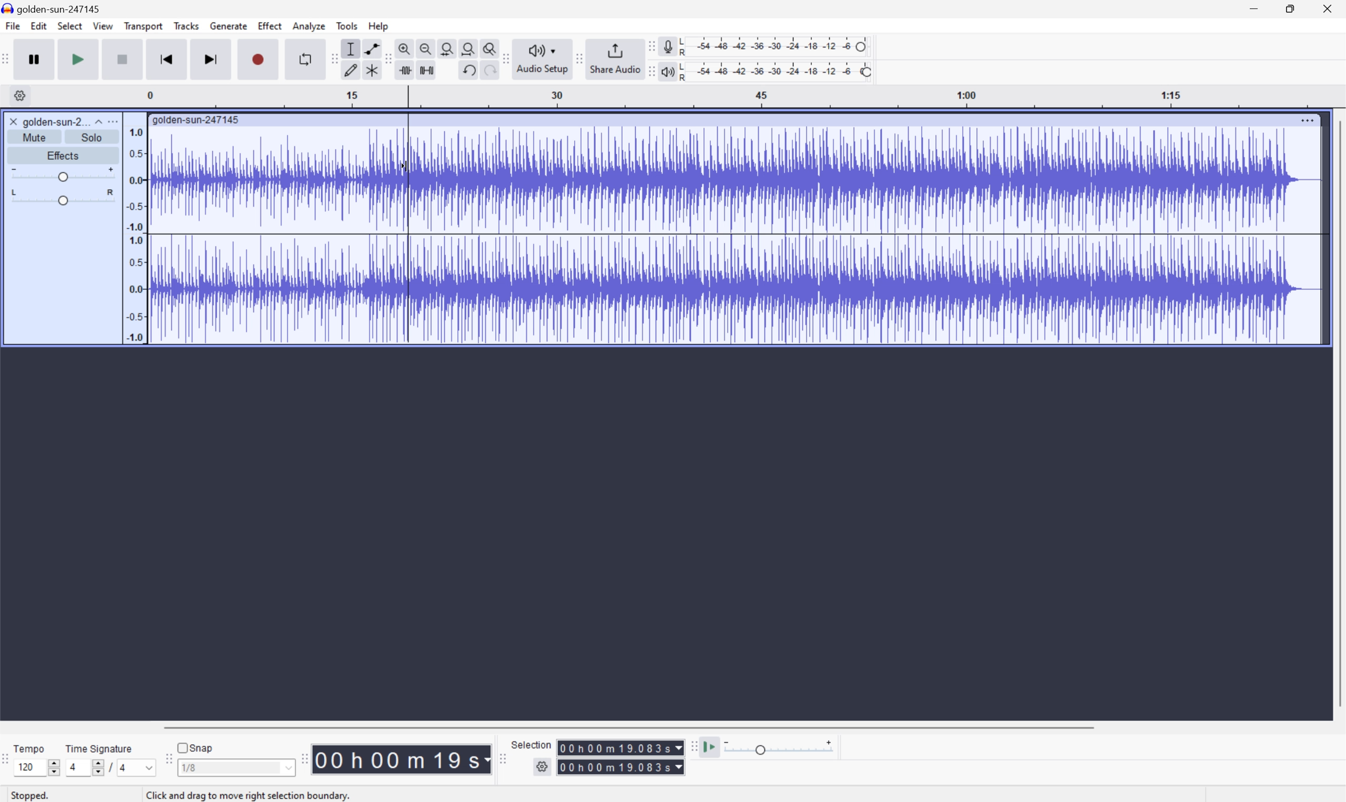  What do you see at coordinates (109, 766) in the screenshot?
I see `/` at bounding box center [109, 766].